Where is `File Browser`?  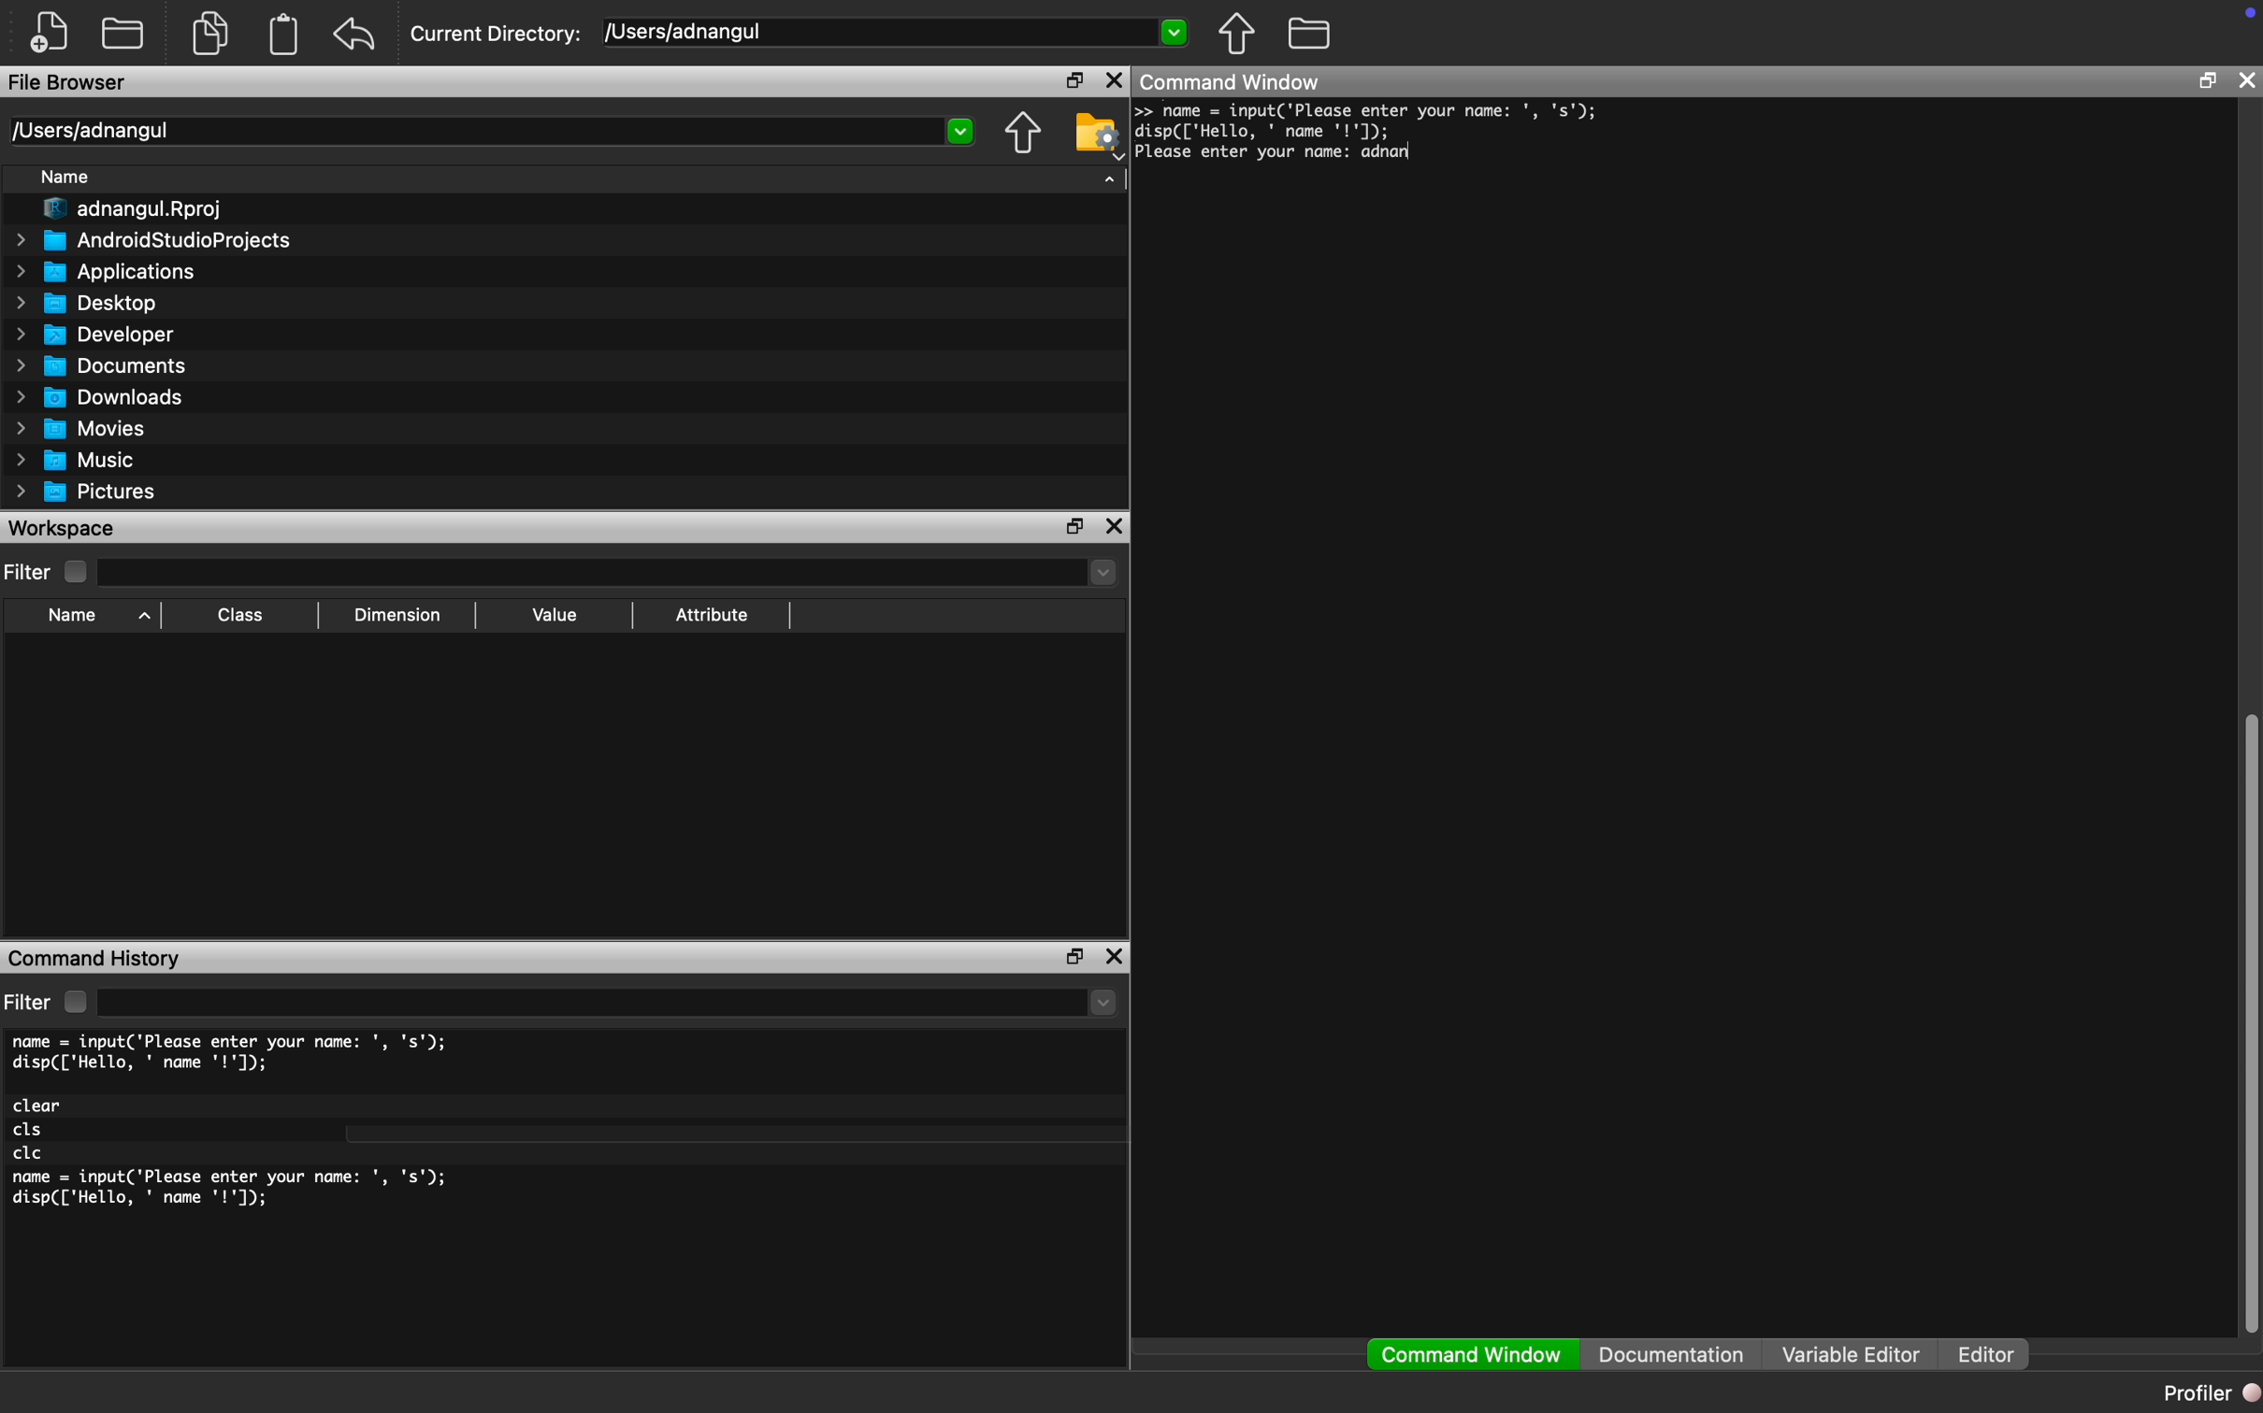
File Browser is located at coordinates (68, 81).